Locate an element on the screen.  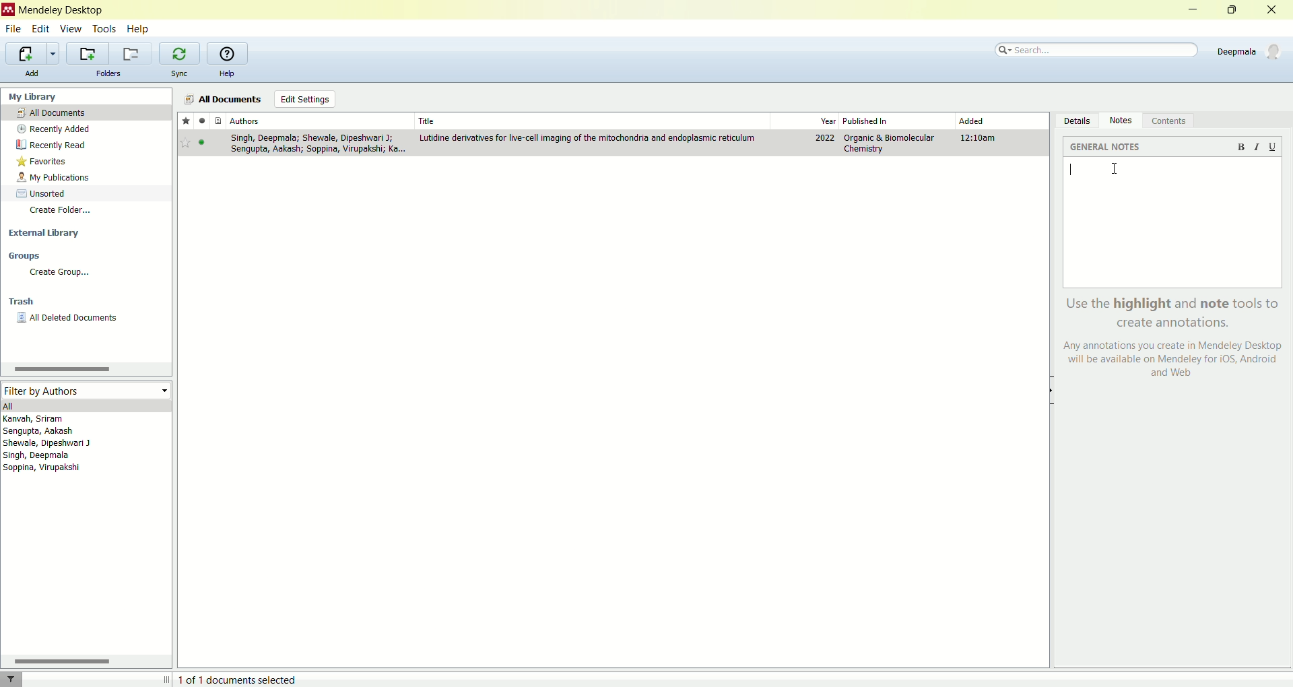
Singh, Deepmala is located at coordinates (44, 457).